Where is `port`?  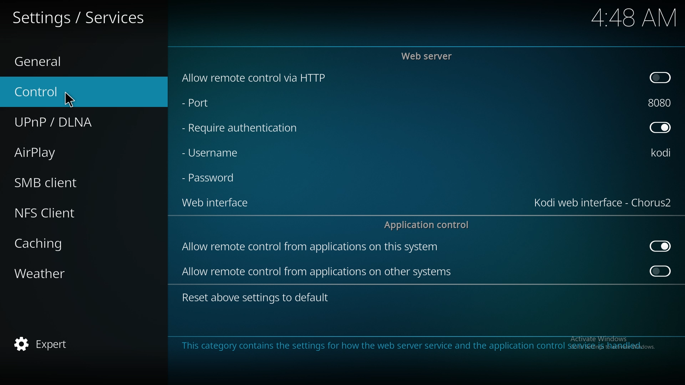
port is located at coordinates (663, 103).